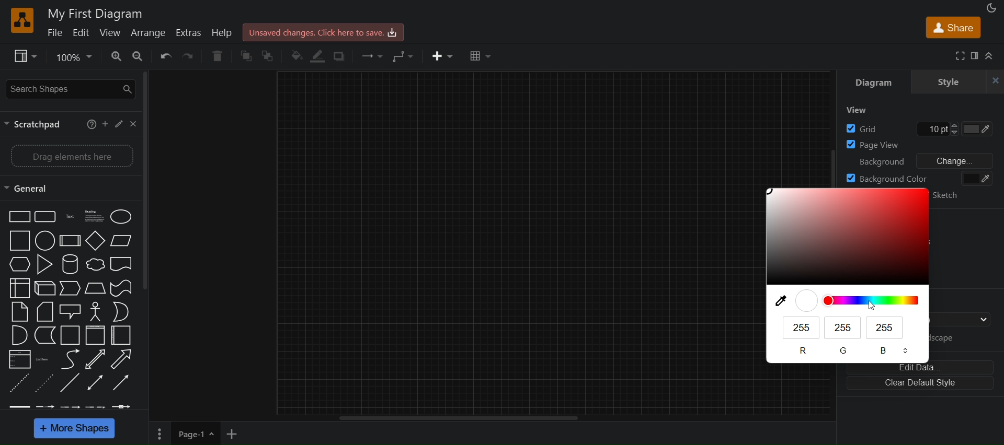  I want to click on drag elements here, so click(71, 155).